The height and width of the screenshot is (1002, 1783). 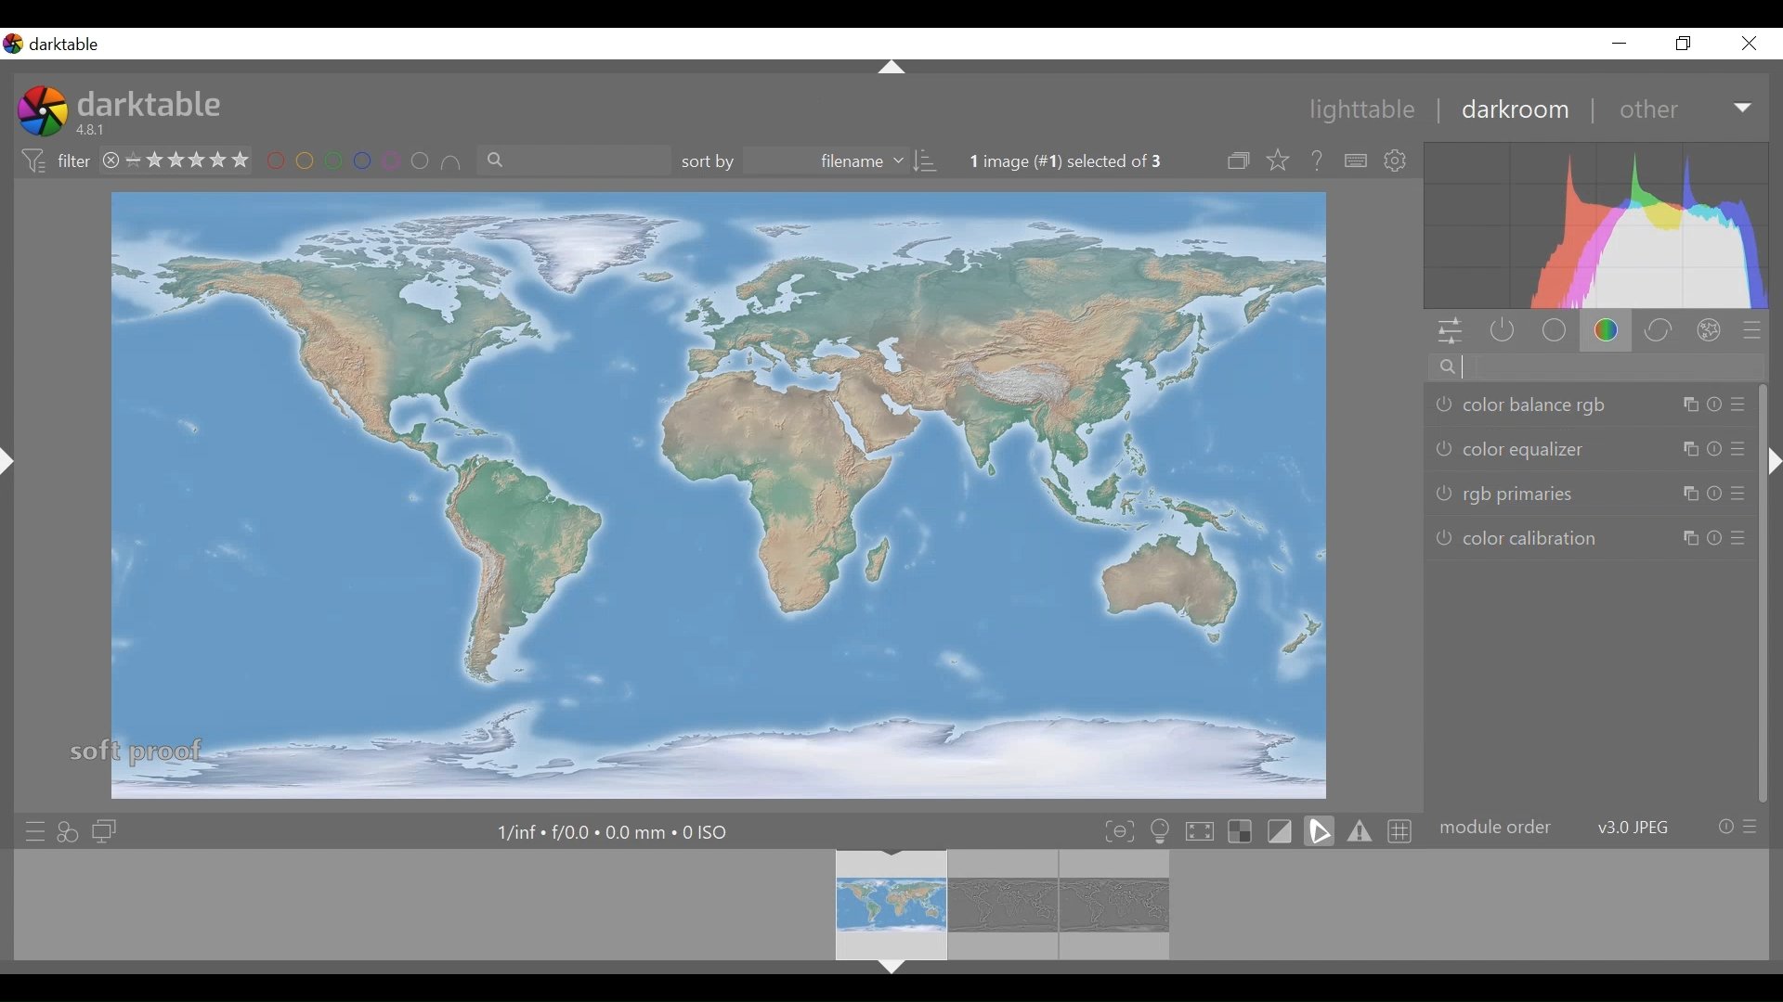 What do you see at coordinates (1400, 161) in the screenshot?
I see `show global preferences` at bounding box center [1400, 161].